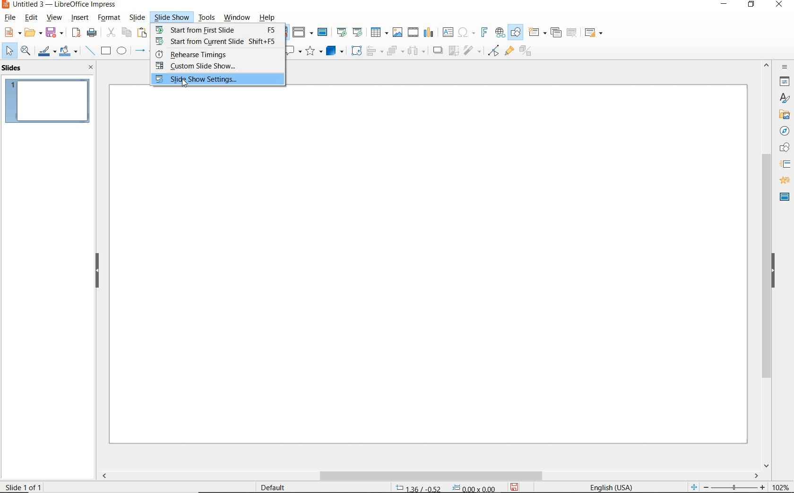  Describe the element at coordinates (499, 32) in the screenshot. I see `INSERT HYPERLINK` at that location.